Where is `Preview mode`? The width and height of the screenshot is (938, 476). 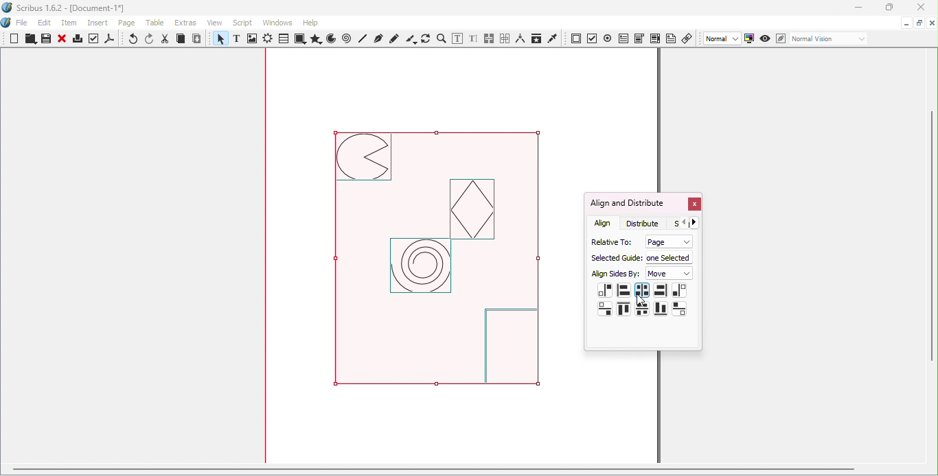 Preview mode is located at coordinates (766, 39).